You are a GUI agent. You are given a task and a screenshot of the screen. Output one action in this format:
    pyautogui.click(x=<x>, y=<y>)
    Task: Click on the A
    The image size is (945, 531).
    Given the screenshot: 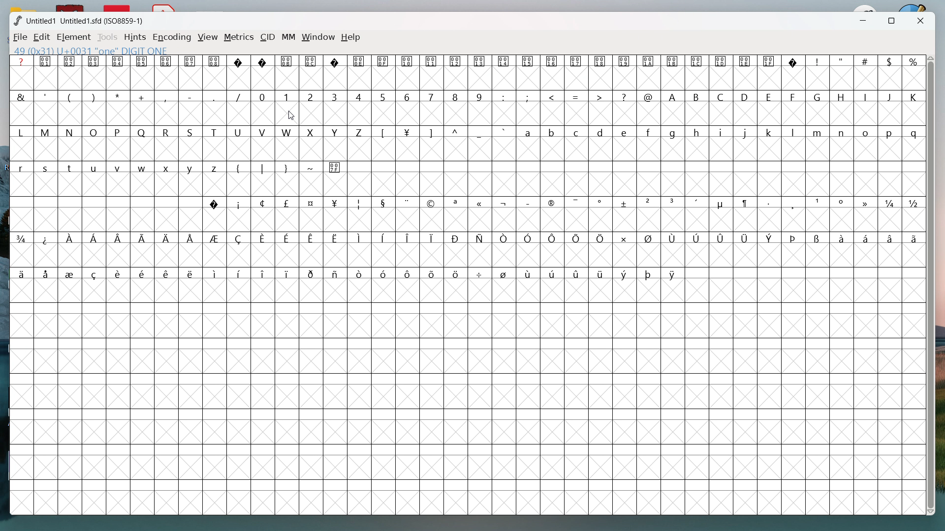 What is the action you would take?
    pyautogui.click(x=672, y=96)
    